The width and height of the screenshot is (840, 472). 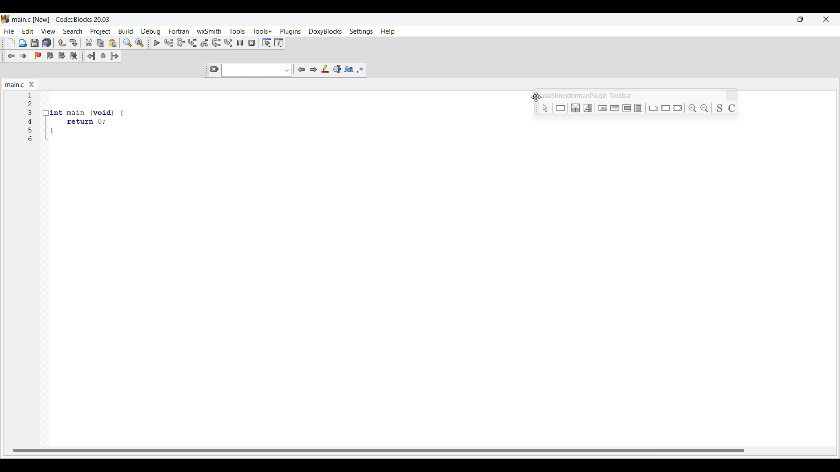 I want to click on Horizontal slide bar, so click(x=378, y=450).